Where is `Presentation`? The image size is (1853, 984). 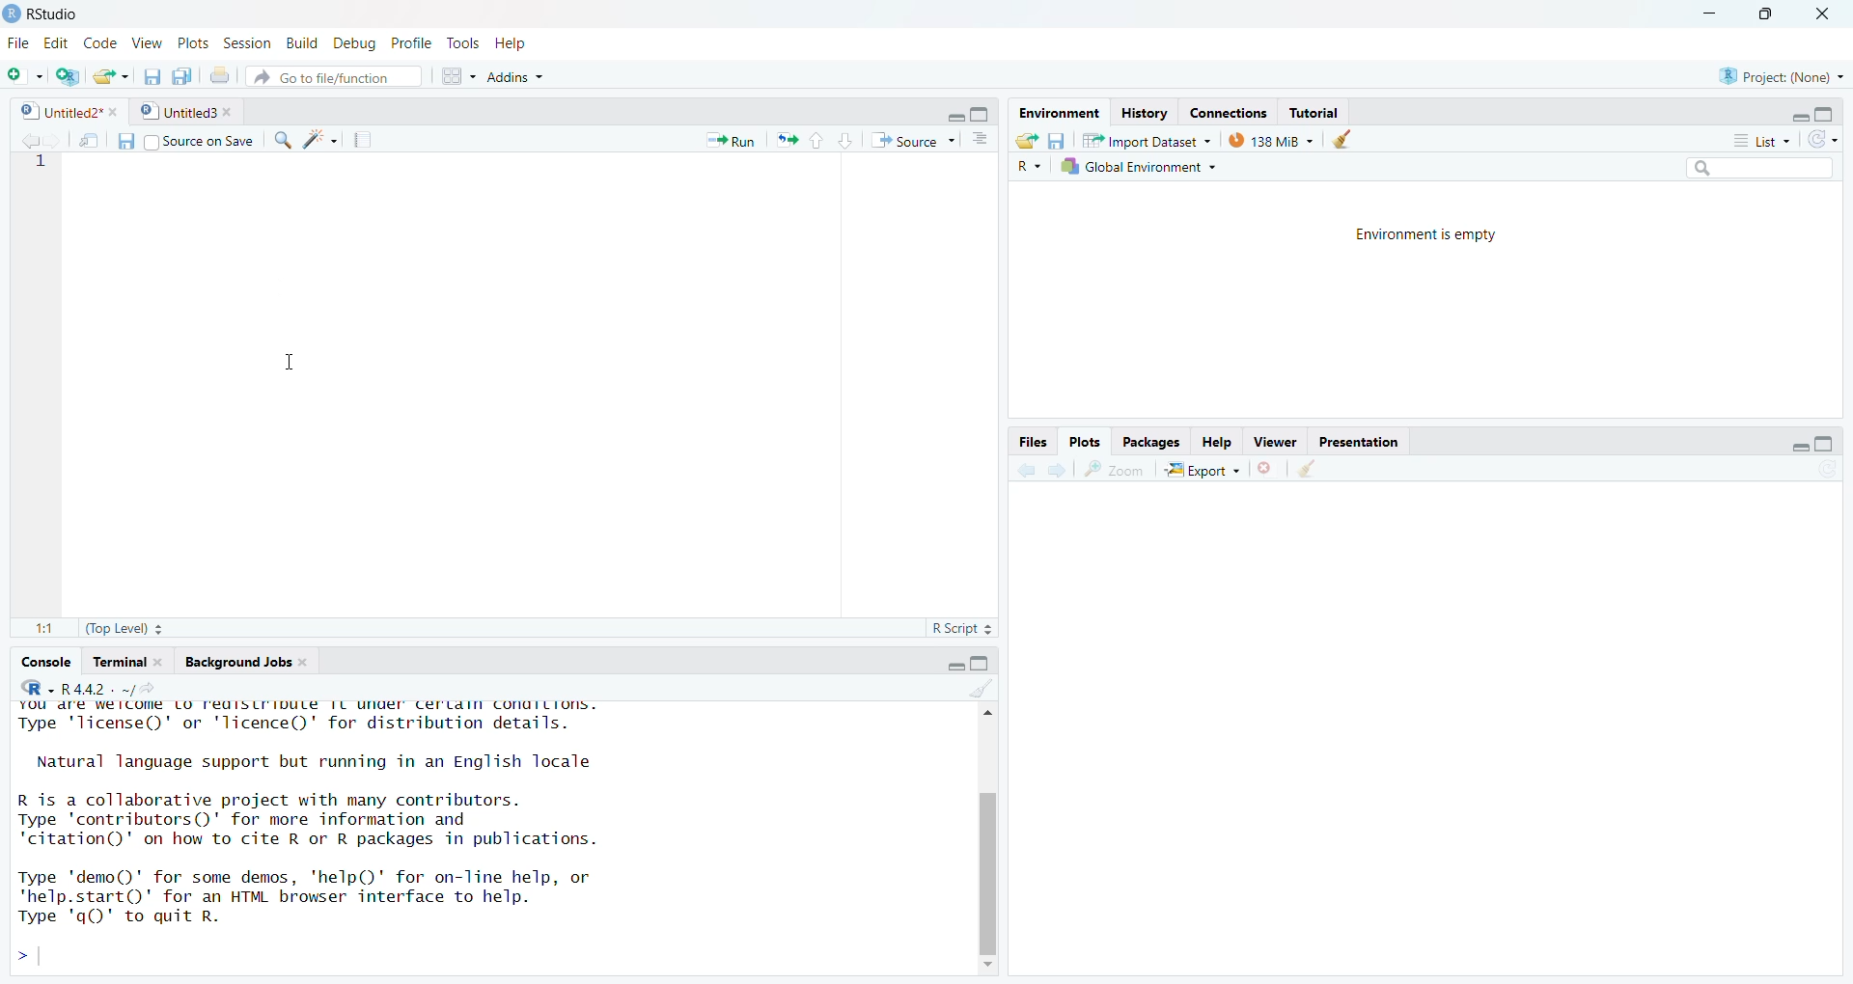
Presentation is located at coordinates (1370, 440).